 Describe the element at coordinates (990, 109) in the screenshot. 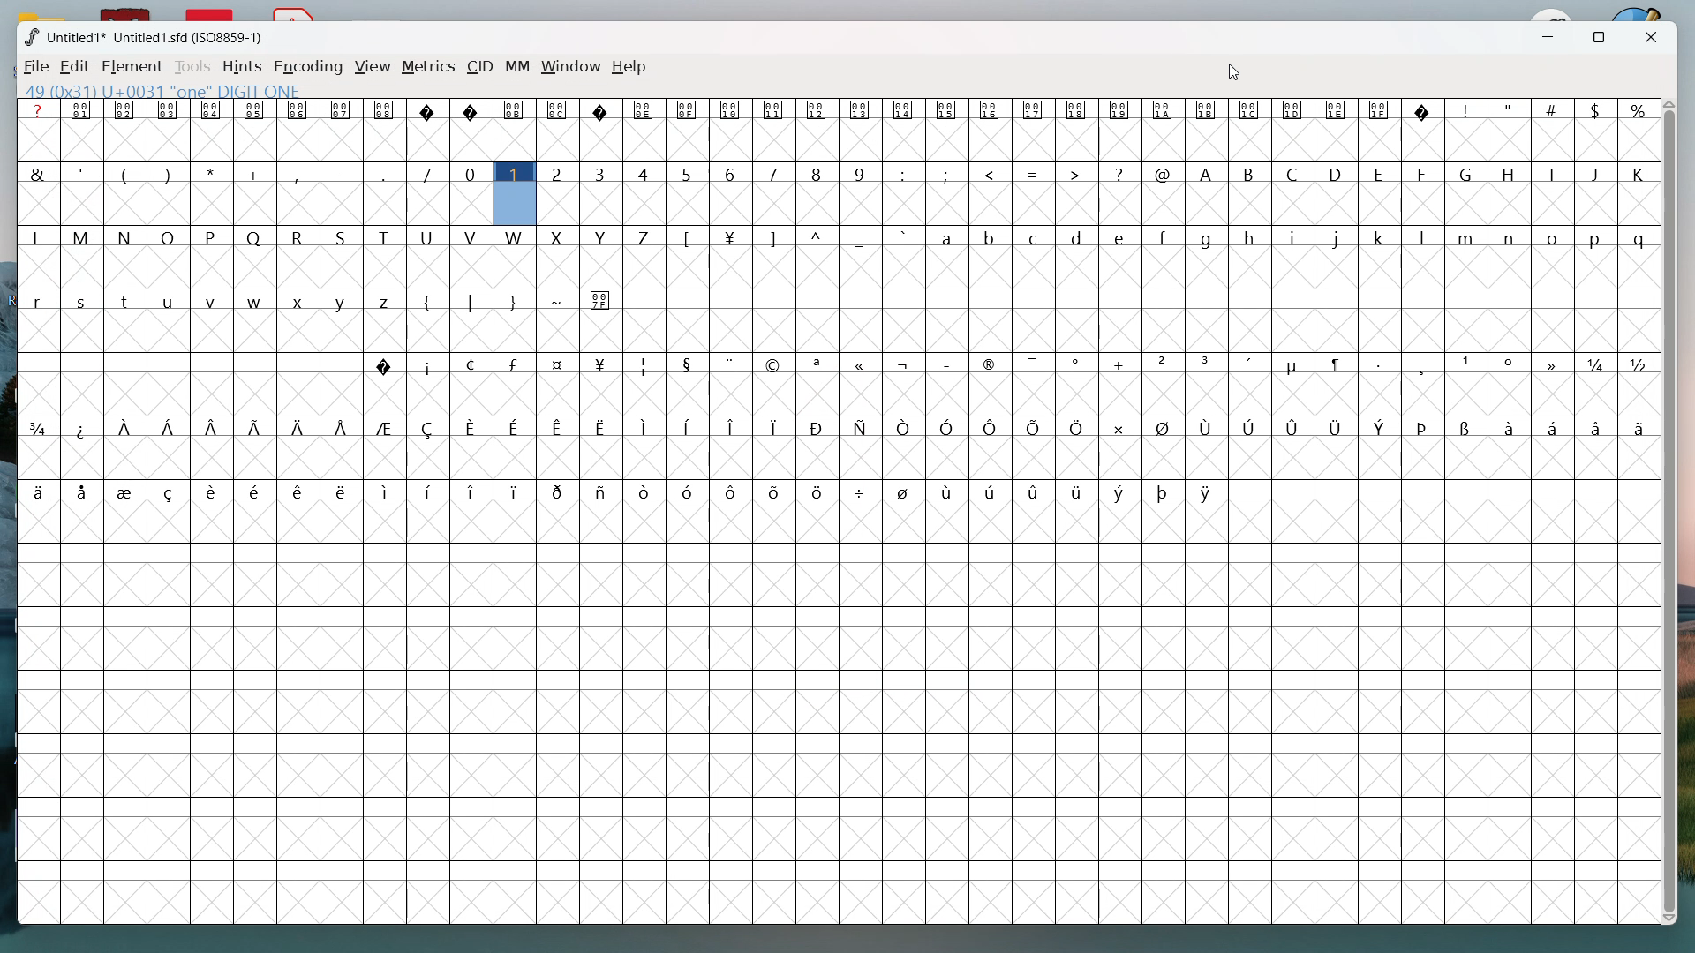

I see `symbol` at that location.